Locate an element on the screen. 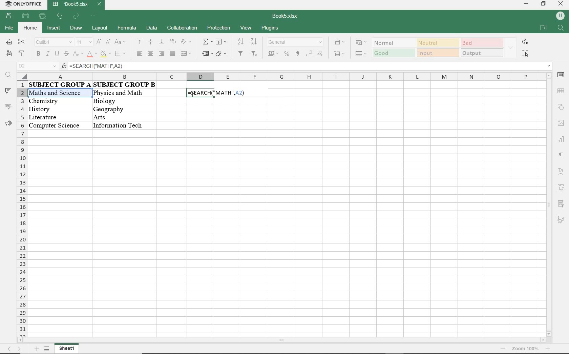 The height and width of the screenshot is (354, 569). decrement font size is located at coordinates (108, 42).